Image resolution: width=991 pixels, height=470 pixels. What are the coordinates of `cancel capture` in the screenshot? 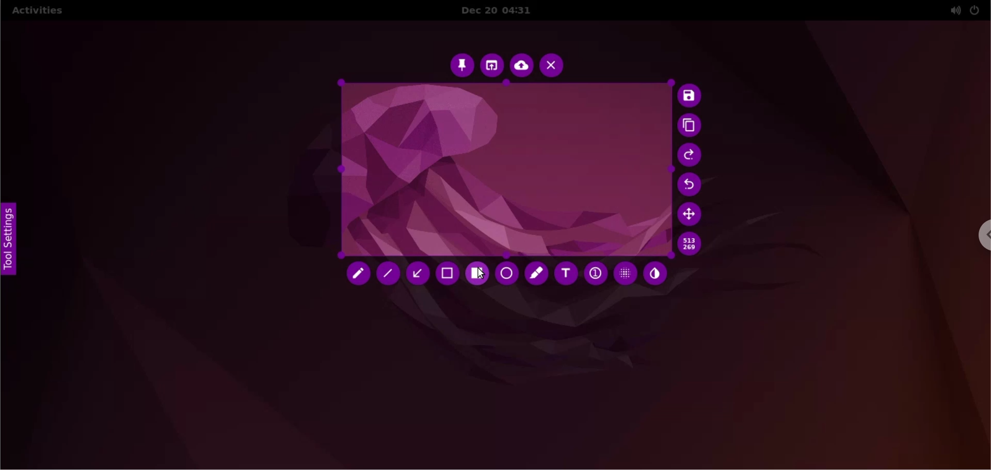 It's located at (553, 65).